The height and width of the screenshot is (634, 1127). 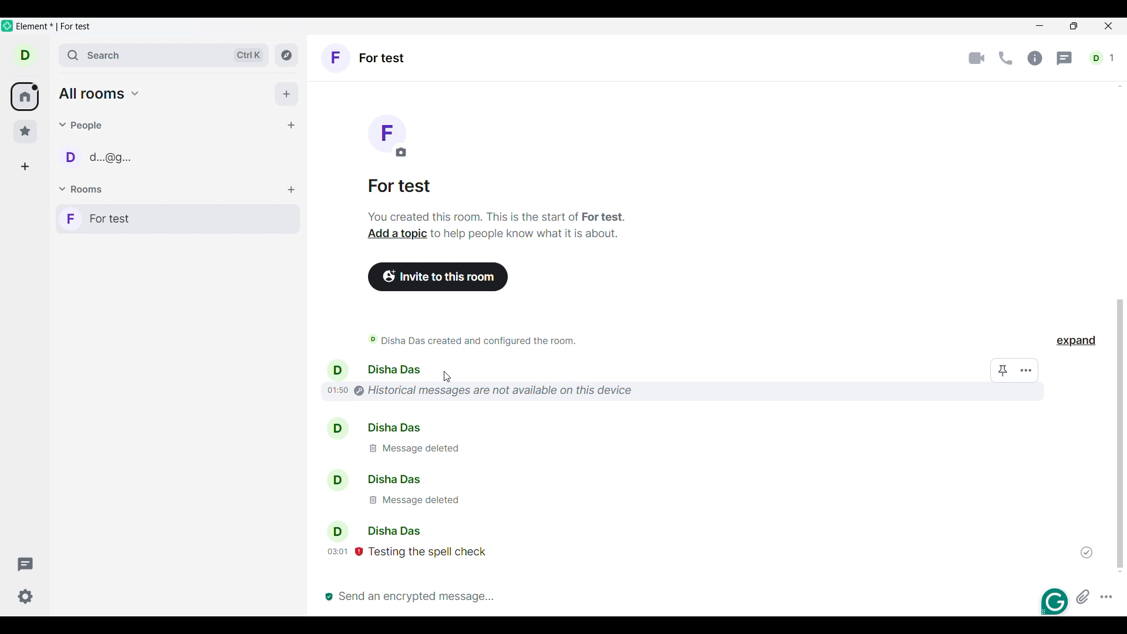 I want to click on Software and room name, so click(x=56, y=27).